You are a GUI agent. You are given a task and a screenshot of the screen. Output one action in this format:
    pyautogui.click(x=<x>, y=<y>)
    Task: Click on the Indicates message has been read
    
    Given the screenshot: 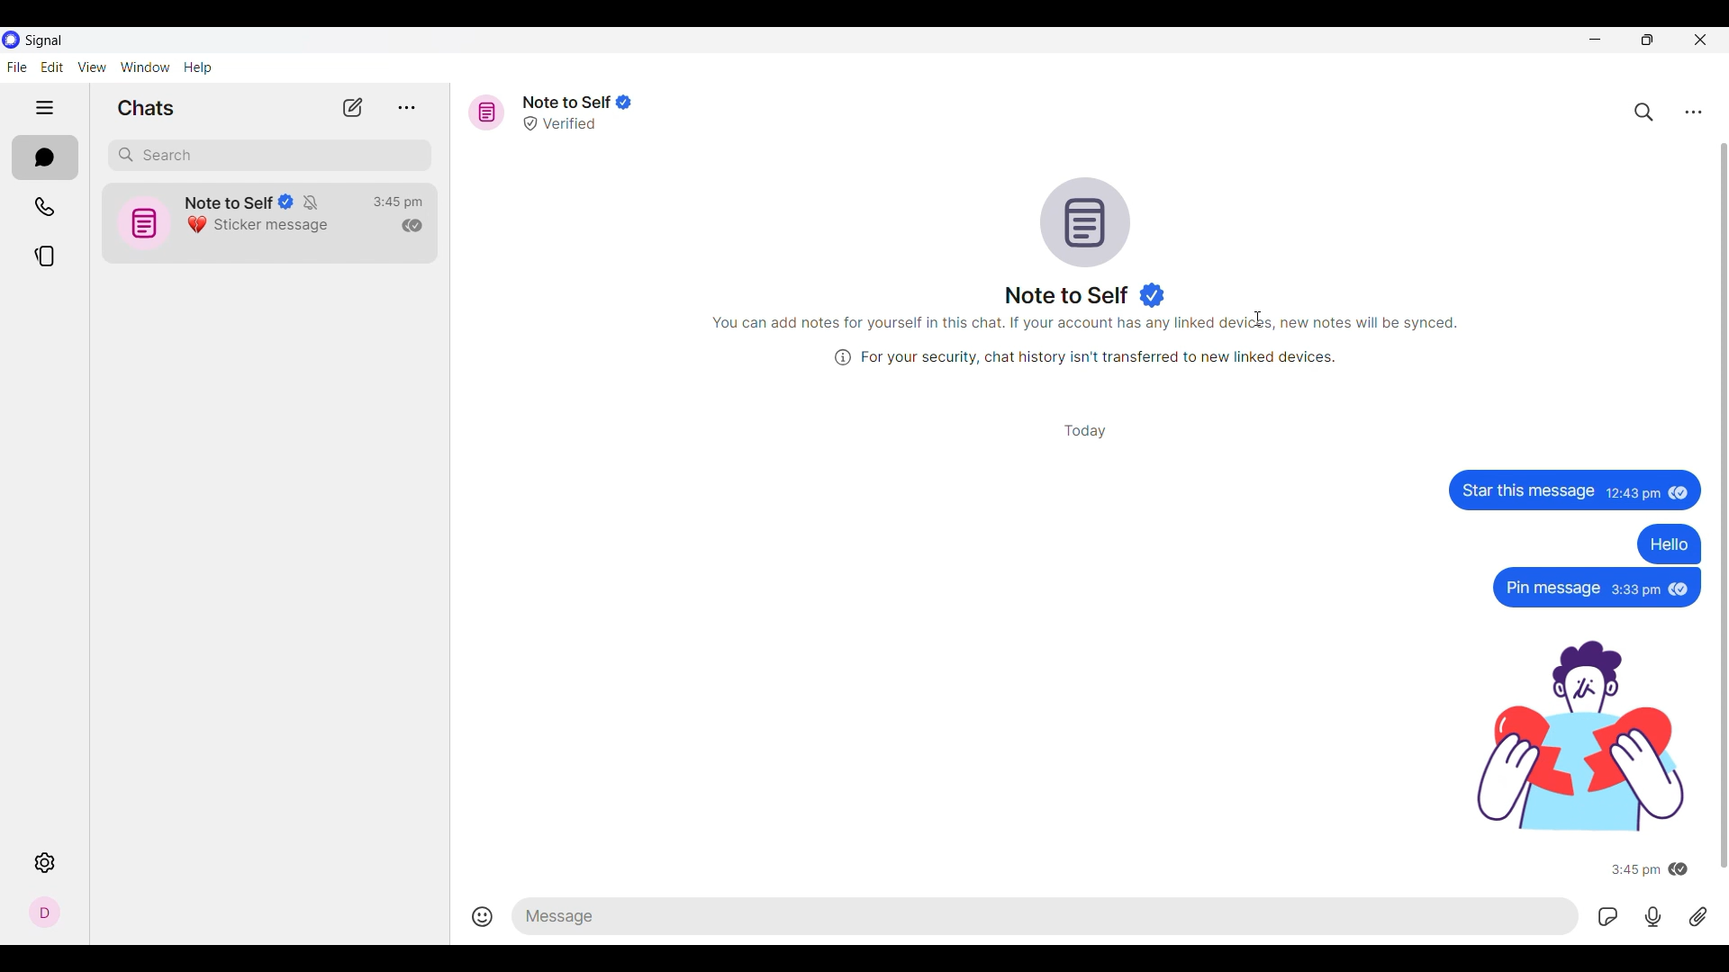 What is the action you would take?
    pyautogui.click(x=412, y=226)
    